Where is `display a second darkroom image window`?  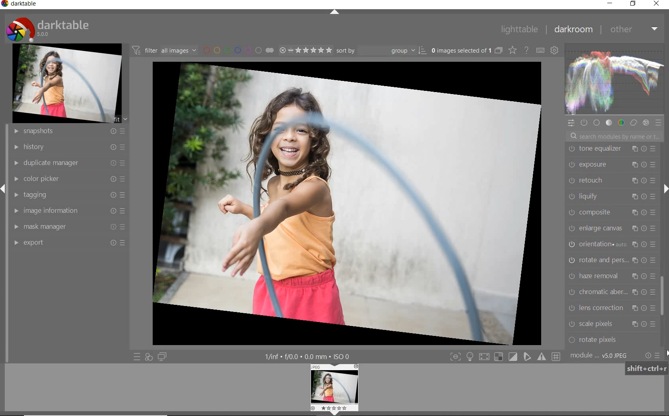 display a second darkroom image window is located at coordinates (162, 357).